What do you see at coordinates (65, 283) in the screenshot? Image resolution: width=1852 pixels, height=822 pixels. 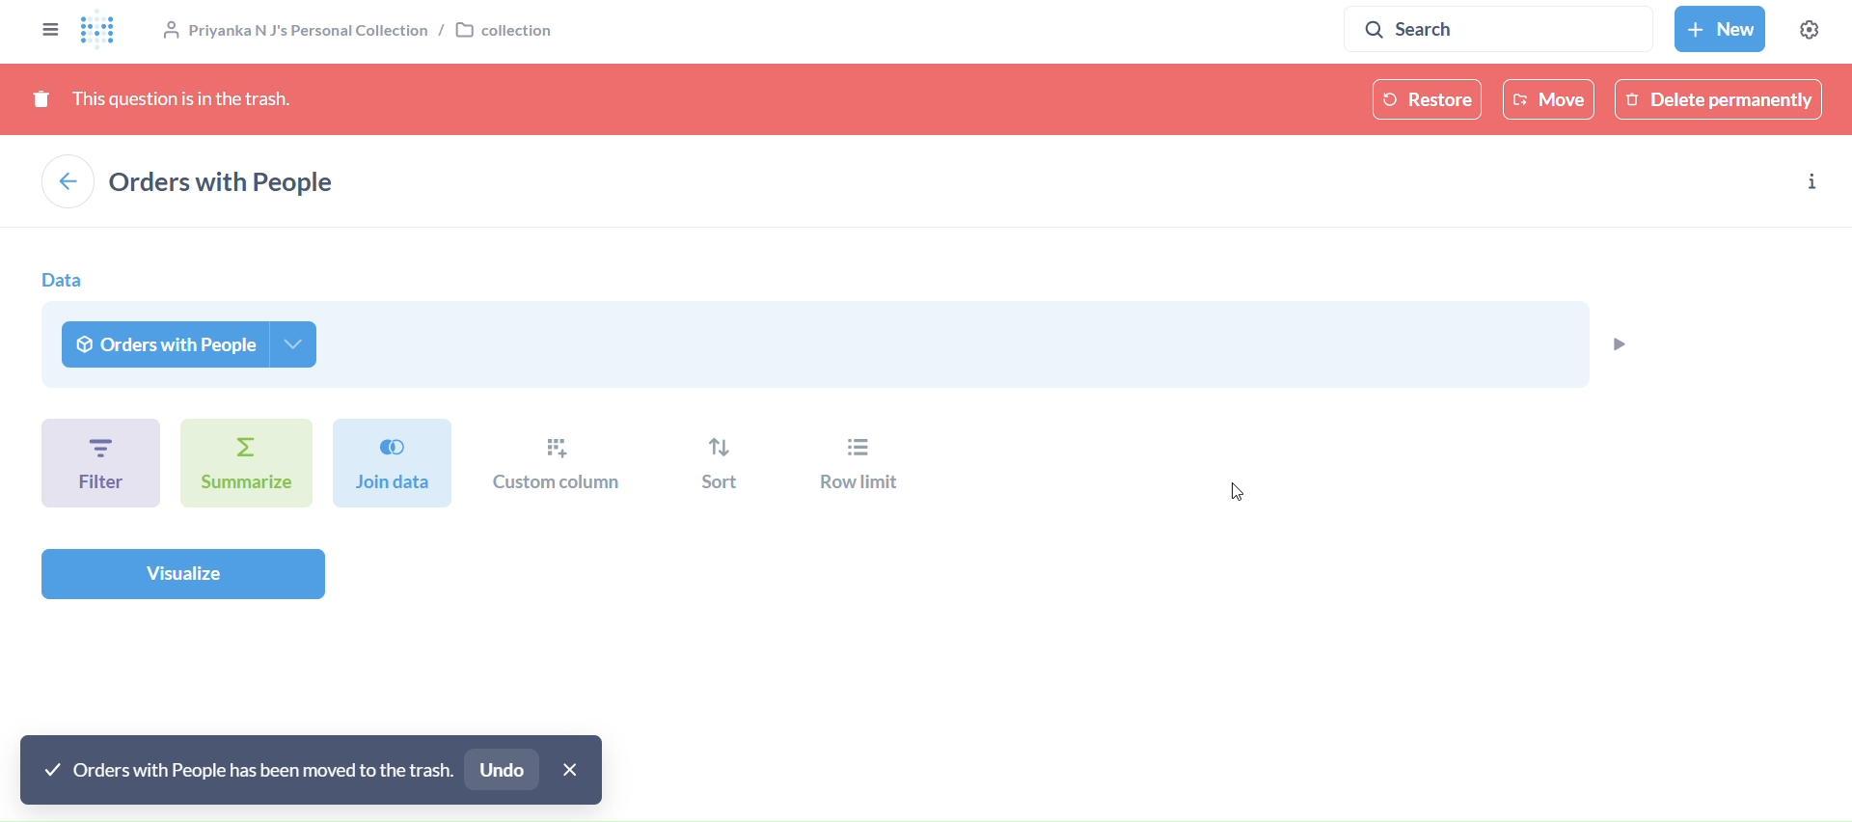 I see `data` at bounding box center [65, 283].